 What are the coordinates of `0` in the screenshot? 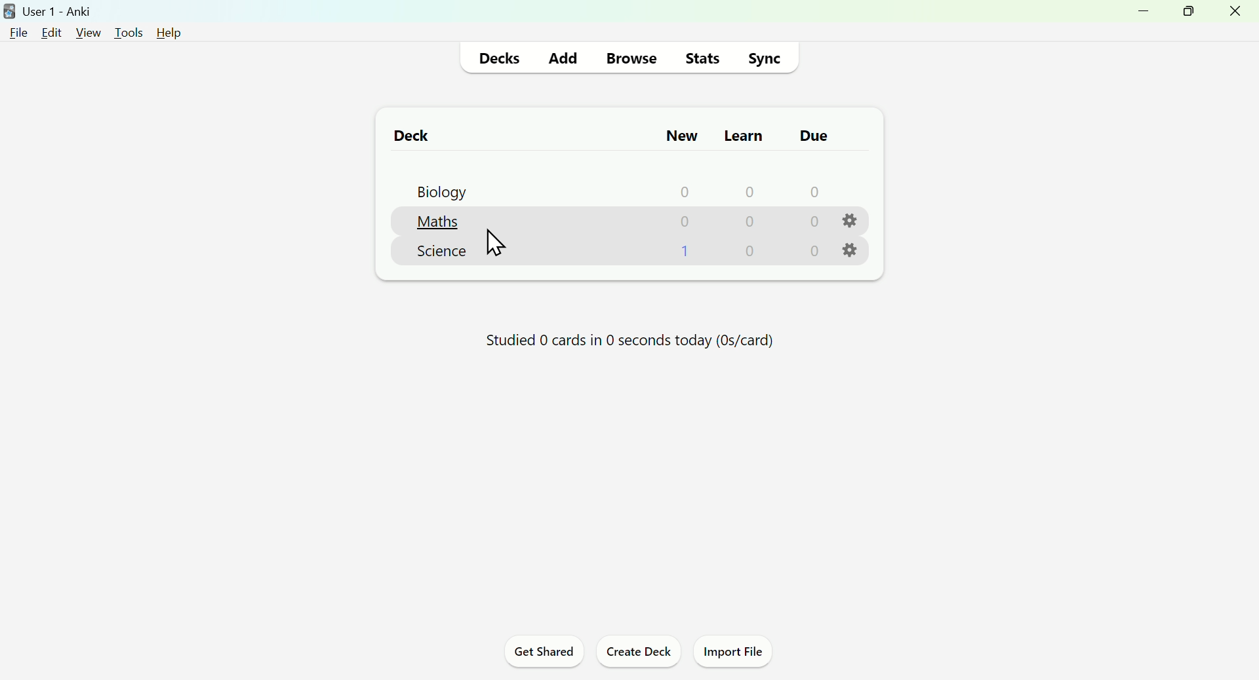 It's located at (812, 251).